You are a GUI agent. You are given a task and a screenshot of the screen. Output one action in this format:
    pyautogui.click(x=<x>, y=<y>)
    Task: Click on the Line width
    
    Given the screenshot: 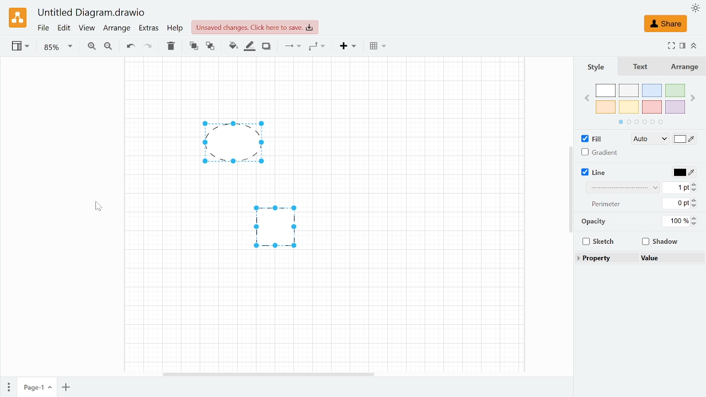 What is the action you would take?
    pyautogui.click(x=676, y=187)
    